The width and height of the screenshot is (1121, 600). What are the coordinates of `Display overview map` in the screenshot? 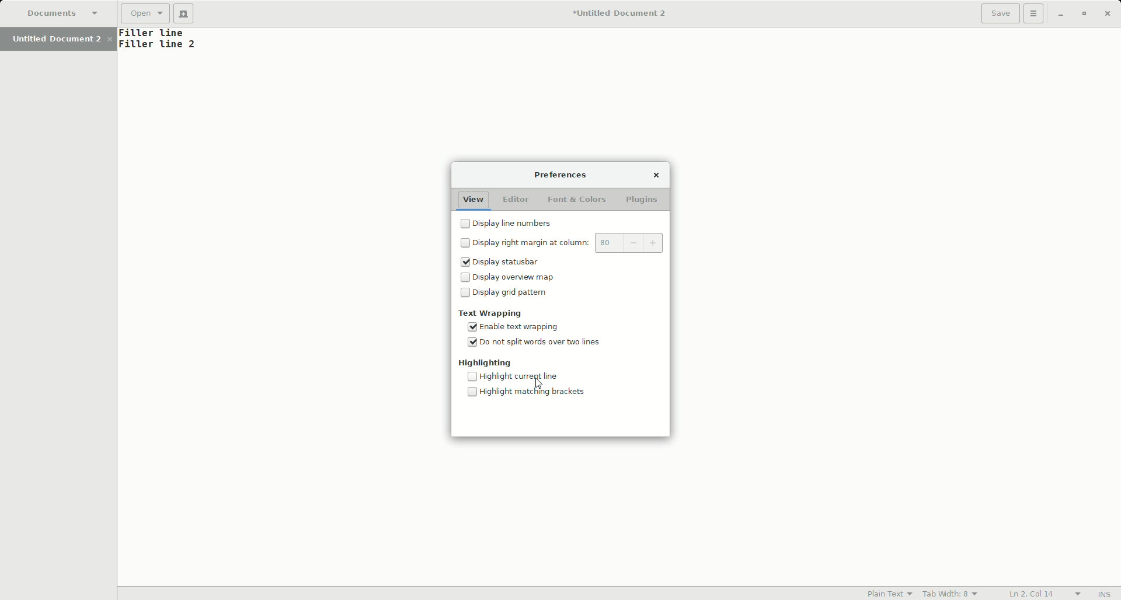 It's located at (507, 278).